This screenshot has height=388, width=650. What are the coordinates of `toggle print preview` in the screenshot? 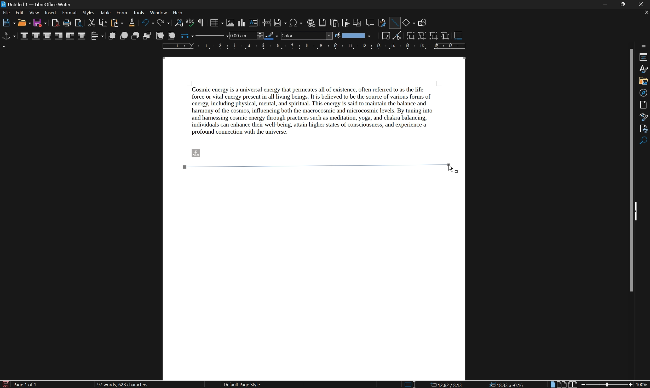 It's located at (77, 22).